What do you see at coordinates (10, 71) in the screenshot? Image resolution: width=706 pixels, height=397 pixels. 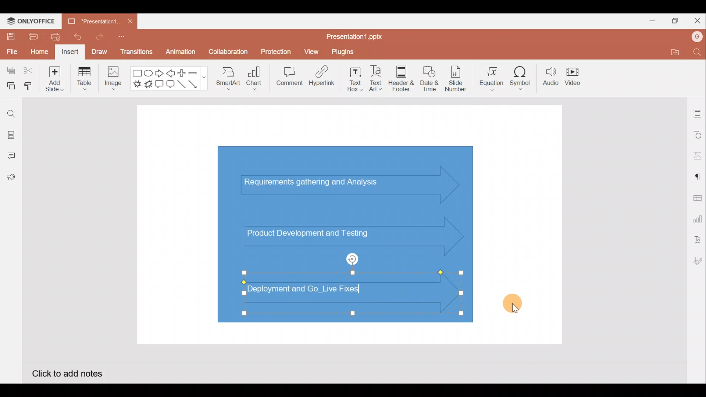 I see `Copy` at bounding box center [10, 71].